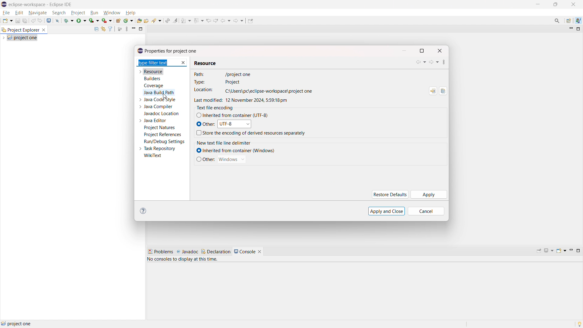  Describe the element at coordinates (556, 5) in the screenshot. I see `minimize` at that location.